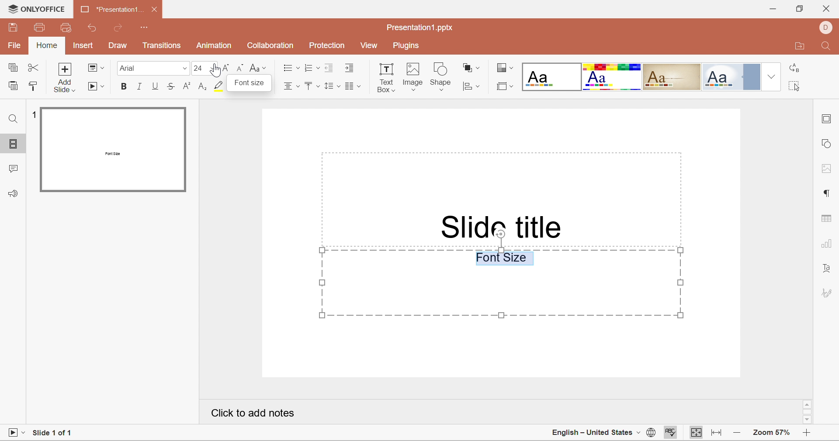  What do you see at coordinates (222, 88) in the screenshot?
I see `Highlight color` at bounding box center [222, 88].